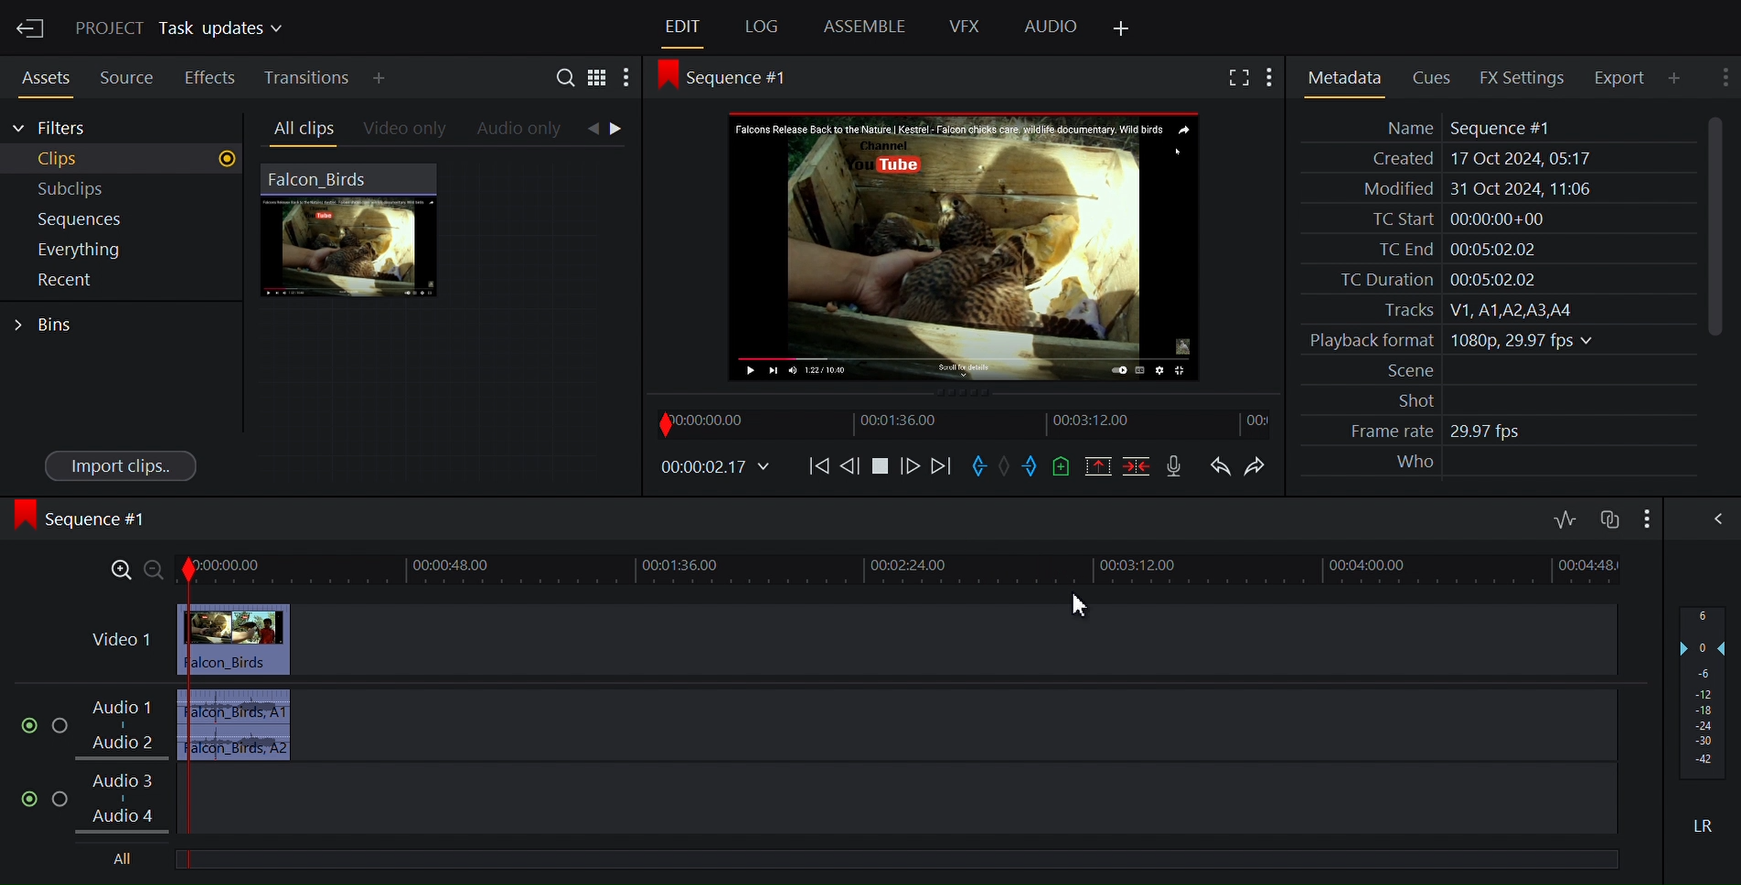  Describe the element at coordinates (379, 77) in the screenshot. I see `Add Panel` at that location.